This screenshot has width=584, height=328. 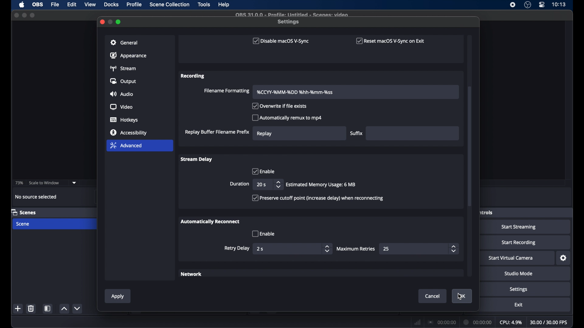 What do you see at coordinates (519, 243) in the screenshot?
I see `start recording` at bounding box center [519, 243].